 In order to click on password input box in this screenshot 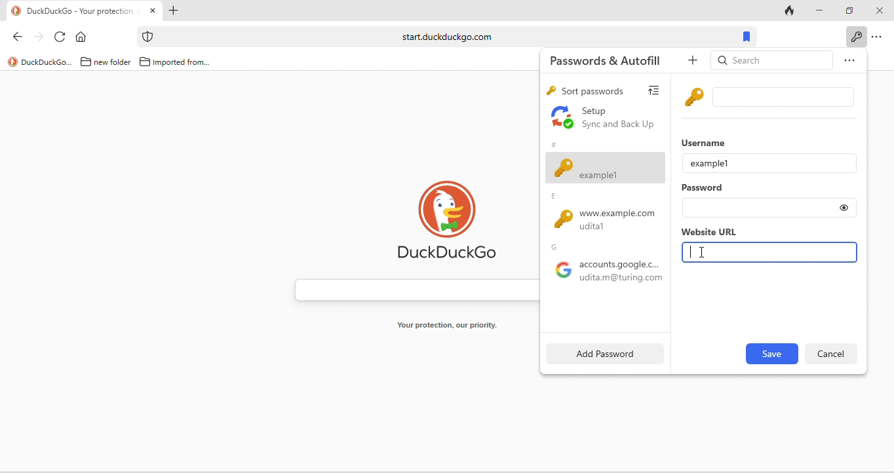, I will do `click(757, 209)`.